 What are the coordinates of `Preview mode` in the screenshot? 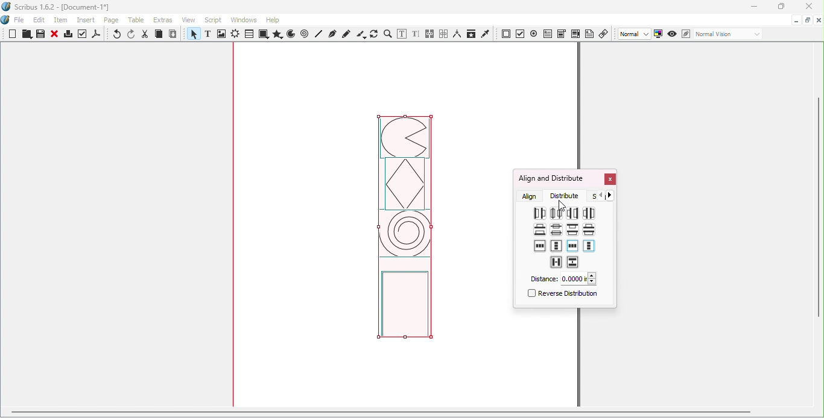 It's located at (673, 34).